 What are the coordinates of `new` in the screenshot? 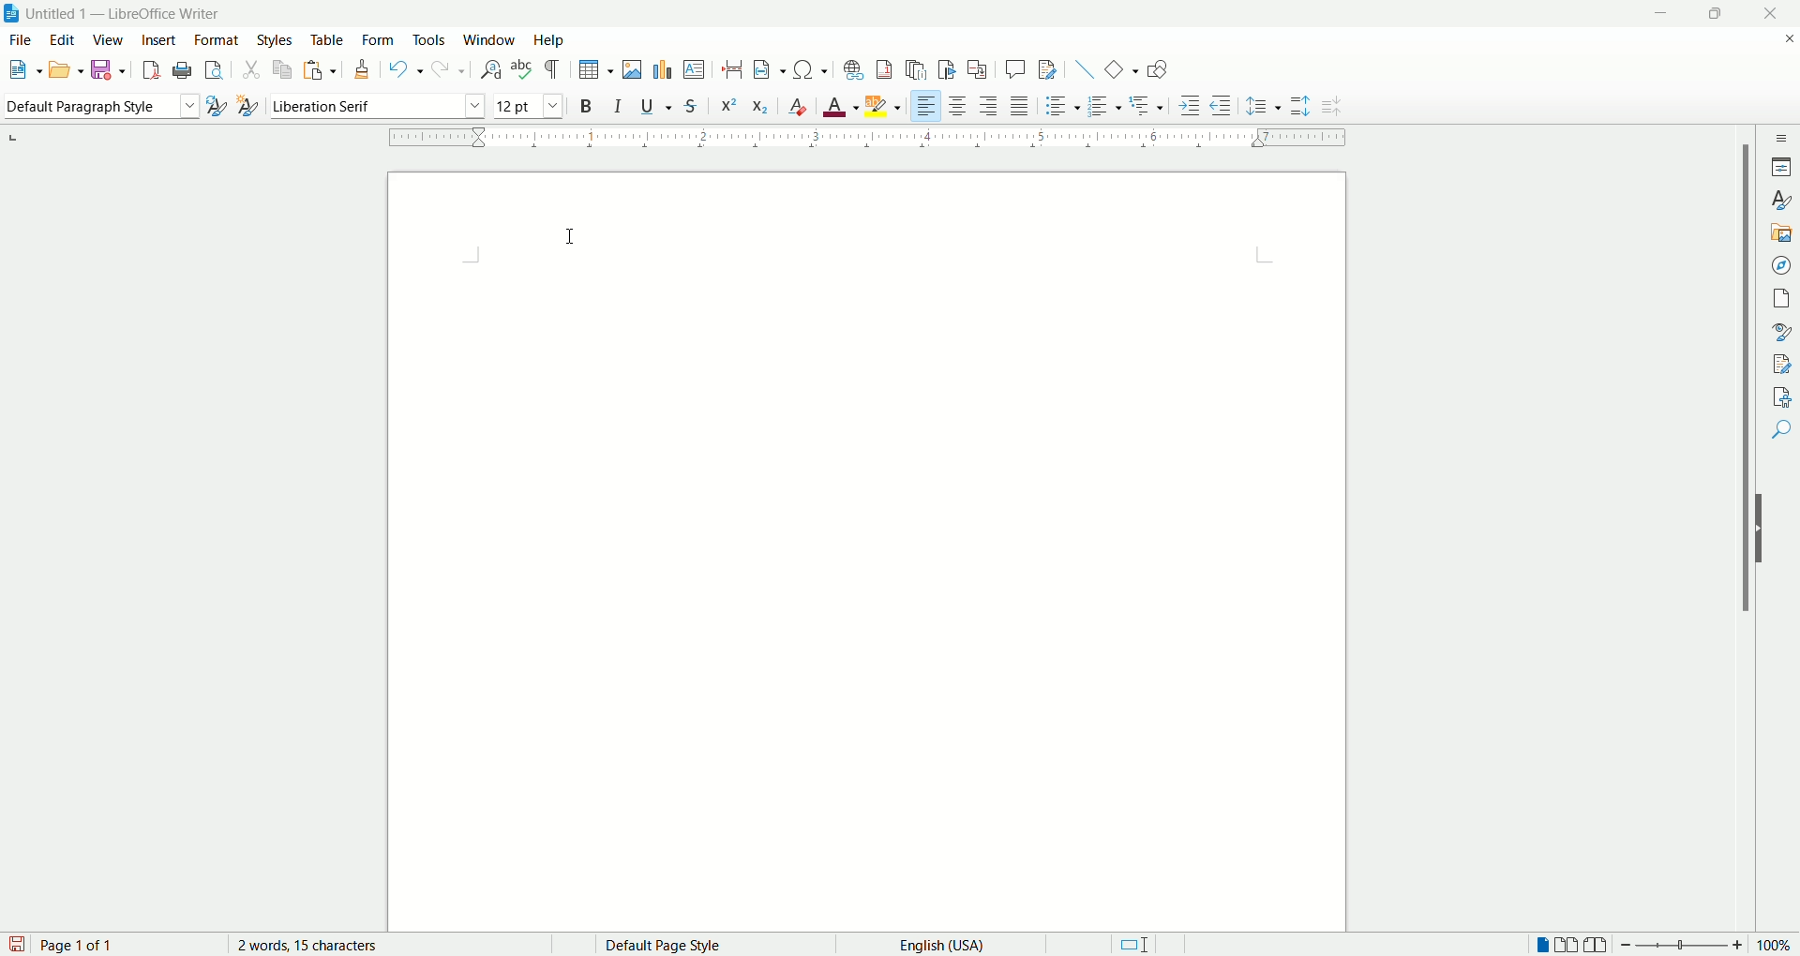 It's located at (19, 67).